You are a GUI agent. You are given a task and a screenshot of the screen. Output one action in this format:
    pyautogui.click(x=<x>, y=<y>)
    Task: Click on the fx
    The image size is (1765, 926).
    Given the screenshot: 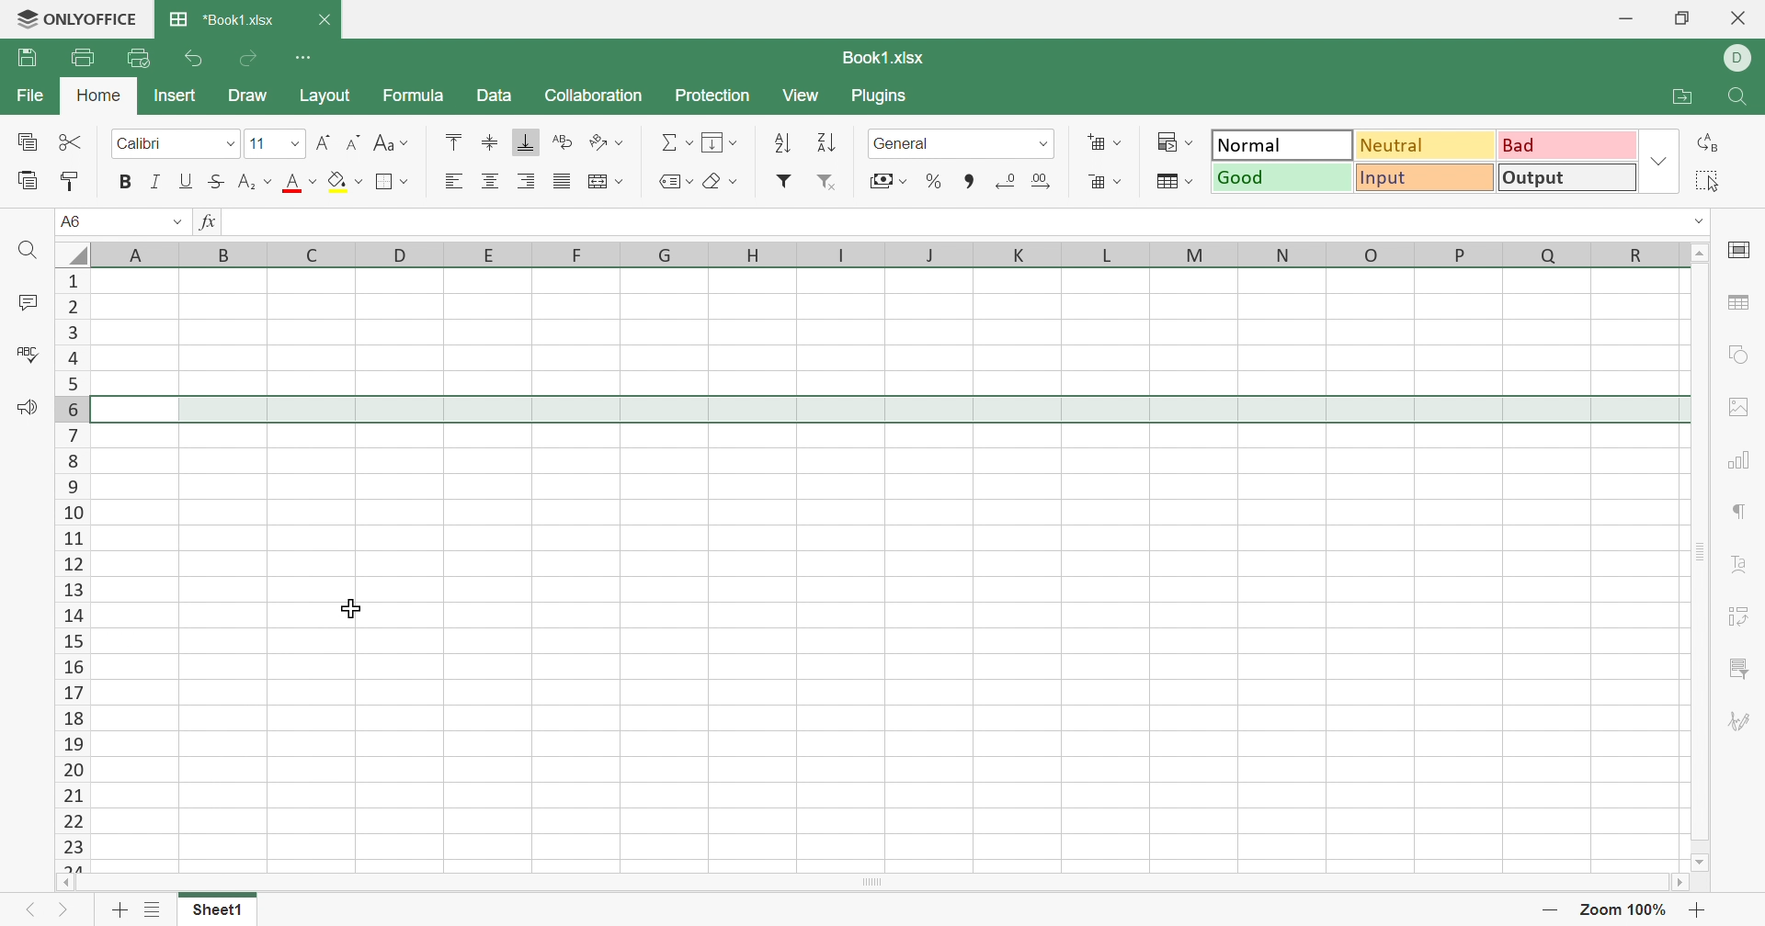 What is the action you would take?
    pyautogui.click(x=206, y=220)
    